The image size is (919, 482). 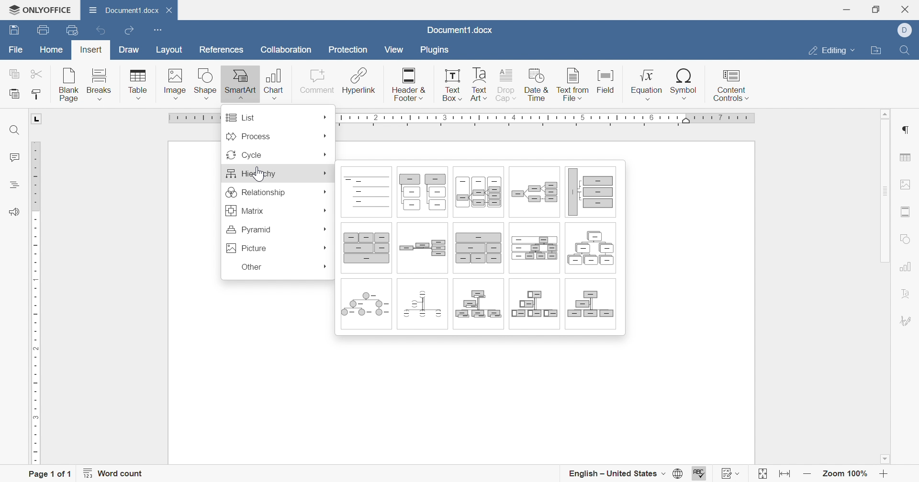 I want to click on Home, so click(x=52, y=50).